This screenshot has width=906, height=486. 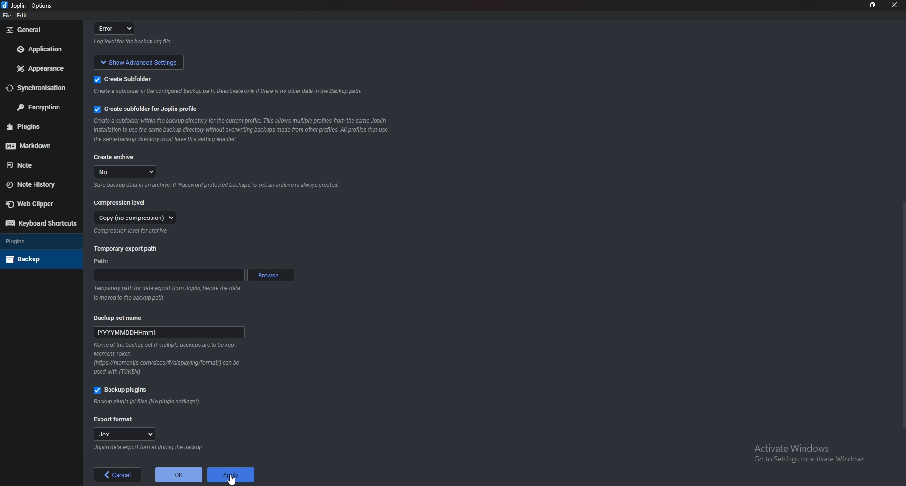 I want to click on info, so click(x=170, y=292).